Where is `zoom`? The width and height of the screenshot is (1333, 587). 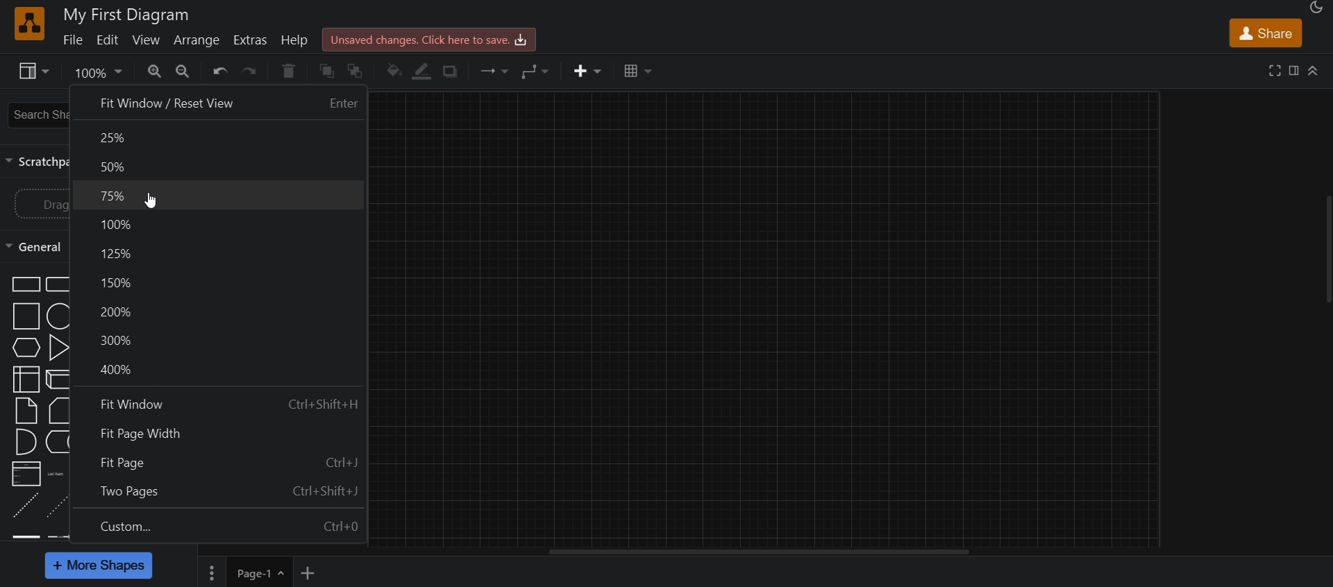 zoom is located at coordinates (96, 74).